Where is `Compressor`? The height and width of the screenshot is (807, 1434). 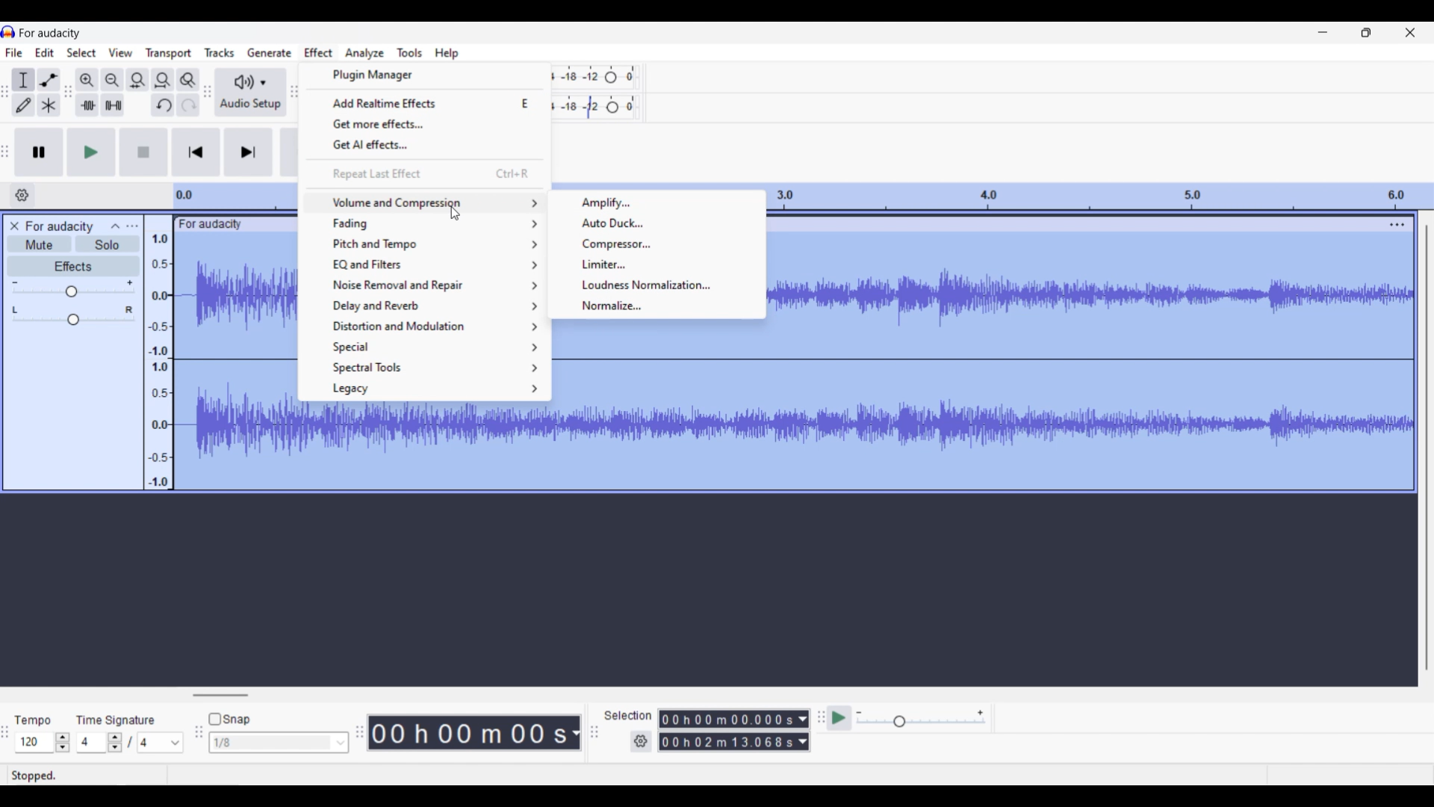
Compressor is located at coordinates (657, 244).